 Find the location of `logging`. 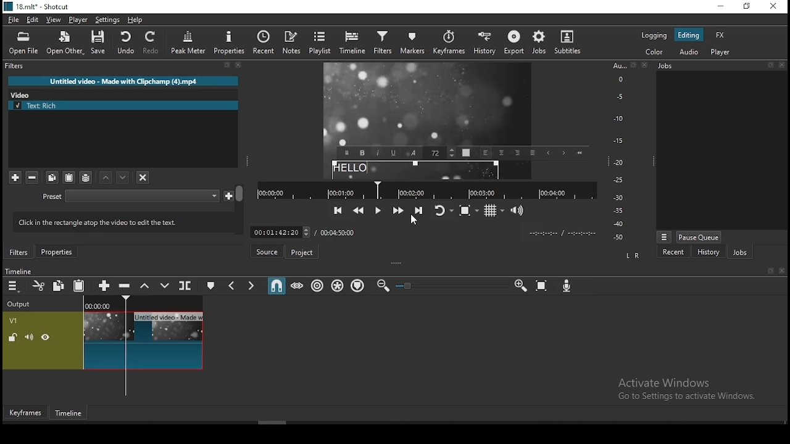

logging is located at coordinates (655, 35).